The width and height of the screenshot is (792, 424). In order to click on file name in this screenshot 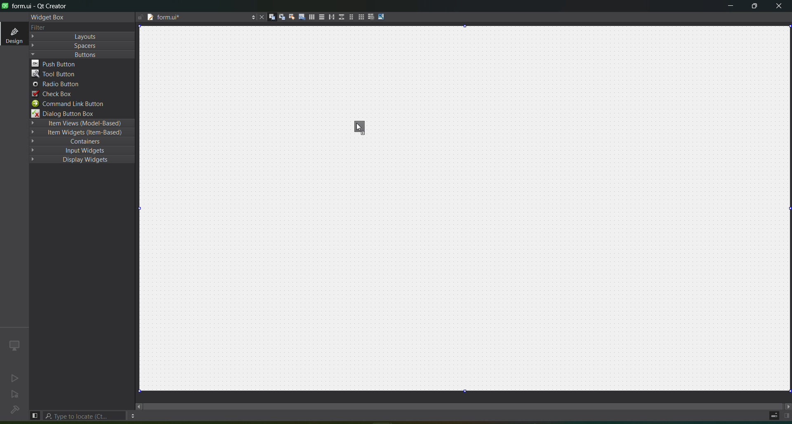, I will do `click(196, 18)`.